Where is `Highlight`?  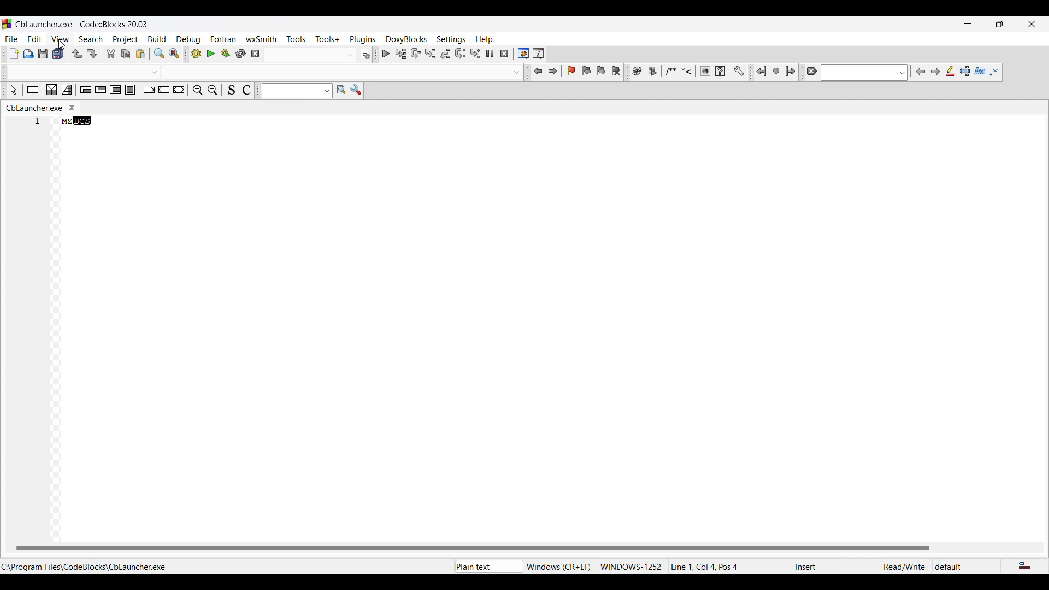 Highlight is located at coordinates (950, 71).